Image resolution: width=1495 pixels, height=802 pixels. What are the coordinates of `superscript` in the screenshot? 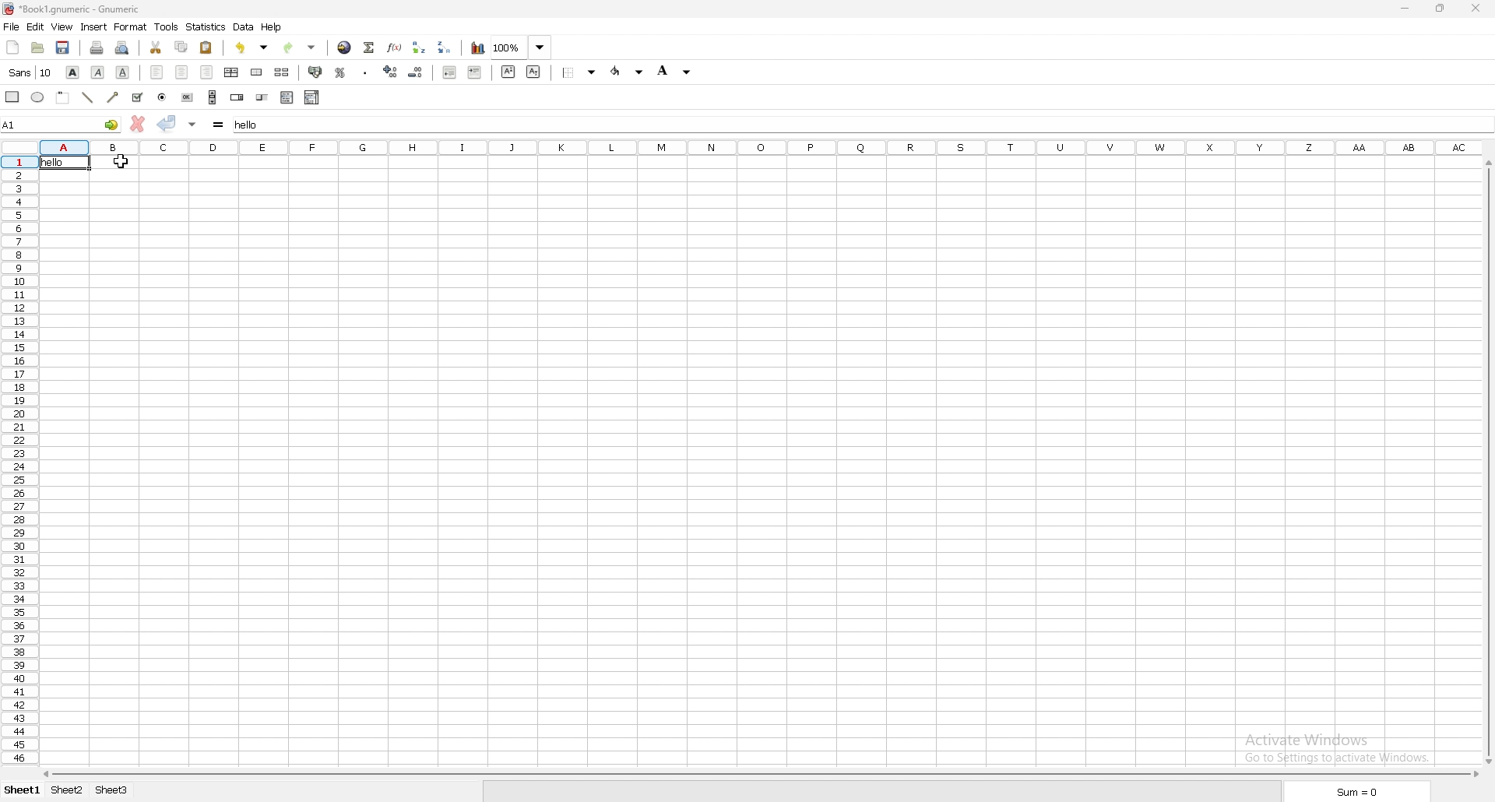 It's located at (508, 72).